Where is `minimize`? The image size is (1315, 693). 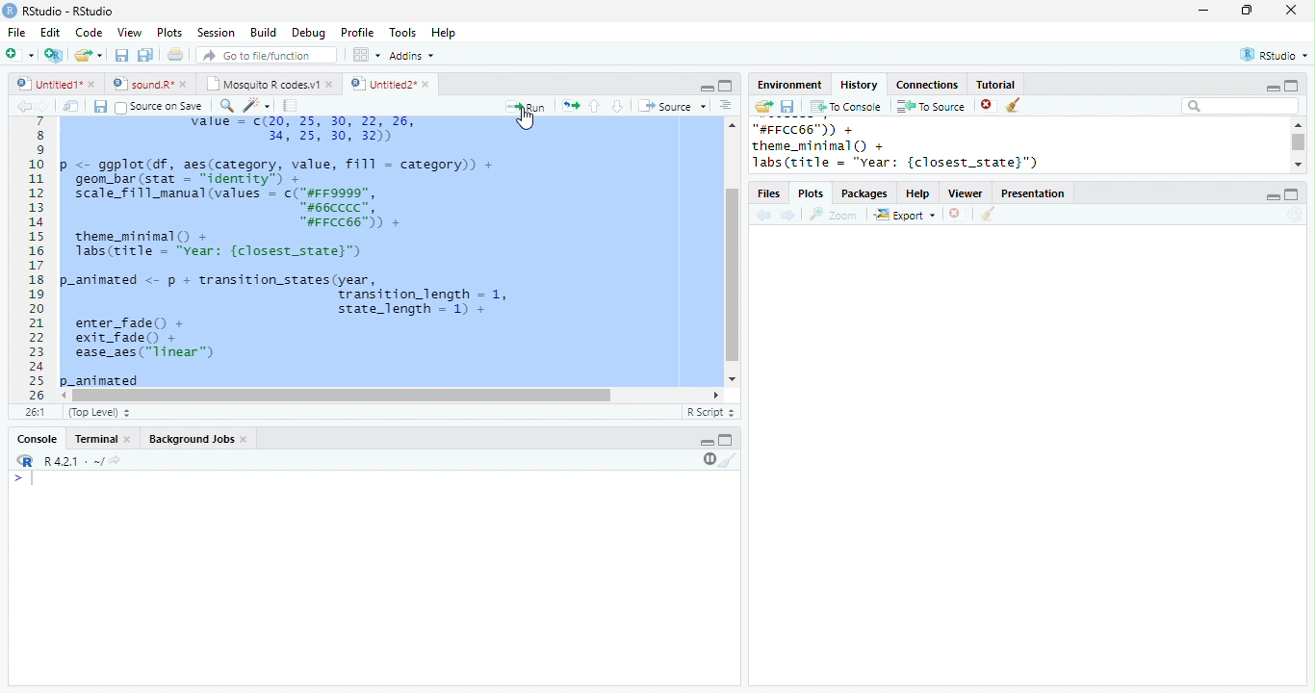
minimize is located at coordinates (1202, 11).